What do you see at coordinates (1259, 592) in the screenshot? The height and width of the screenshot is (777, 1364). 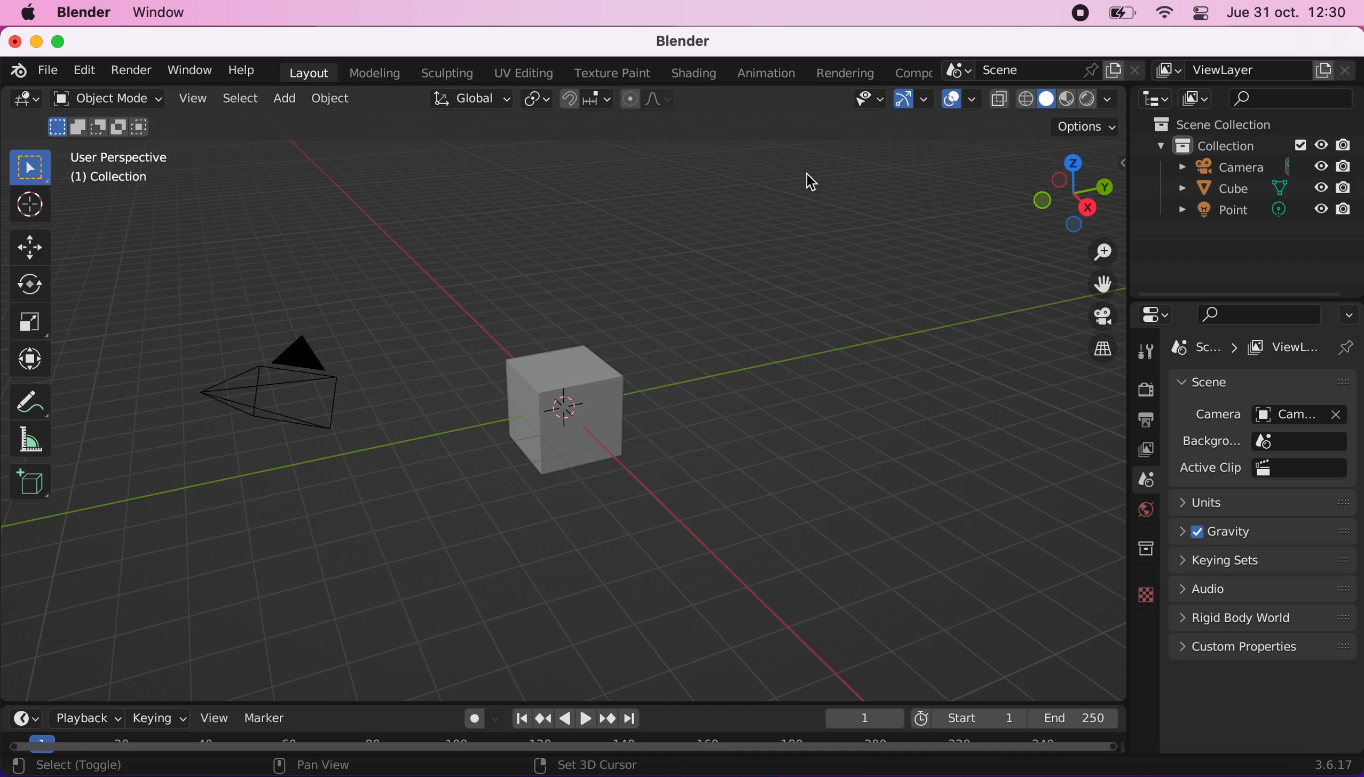 I see `audio` at bounding box center [1259, 592].